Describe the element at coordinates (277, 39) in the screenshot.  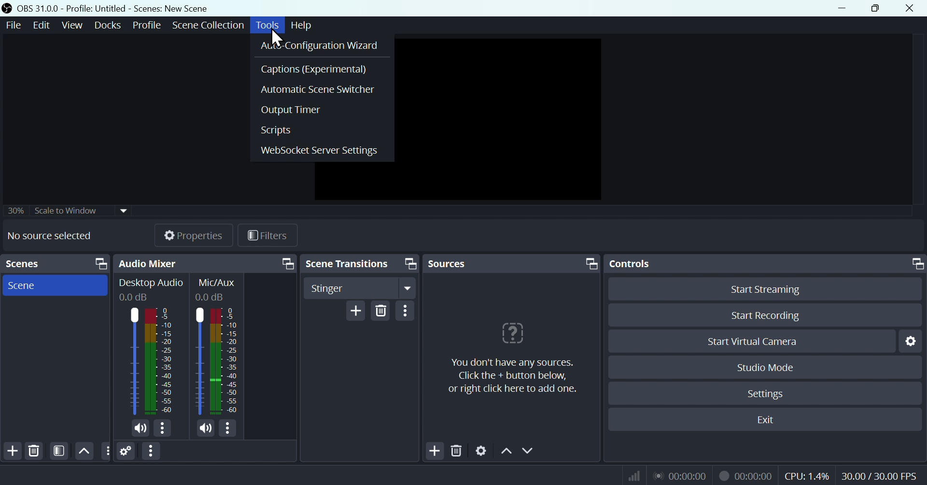
I see `cursor` at that location.